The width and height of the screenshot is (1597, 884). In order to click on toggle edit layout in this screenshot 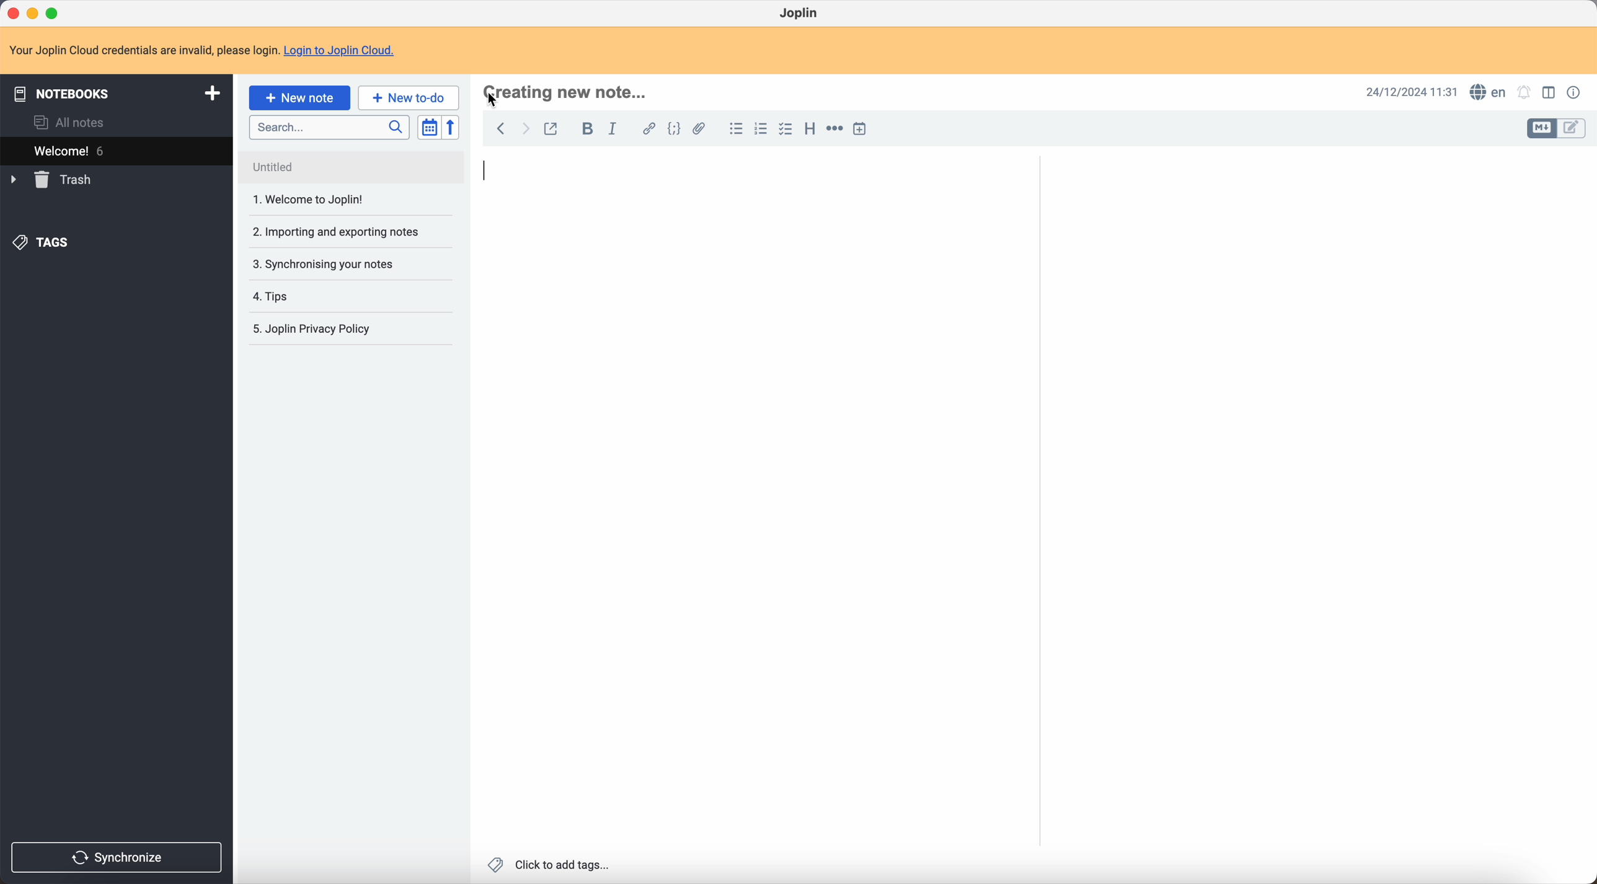, I will do `click(1572, 129)`.